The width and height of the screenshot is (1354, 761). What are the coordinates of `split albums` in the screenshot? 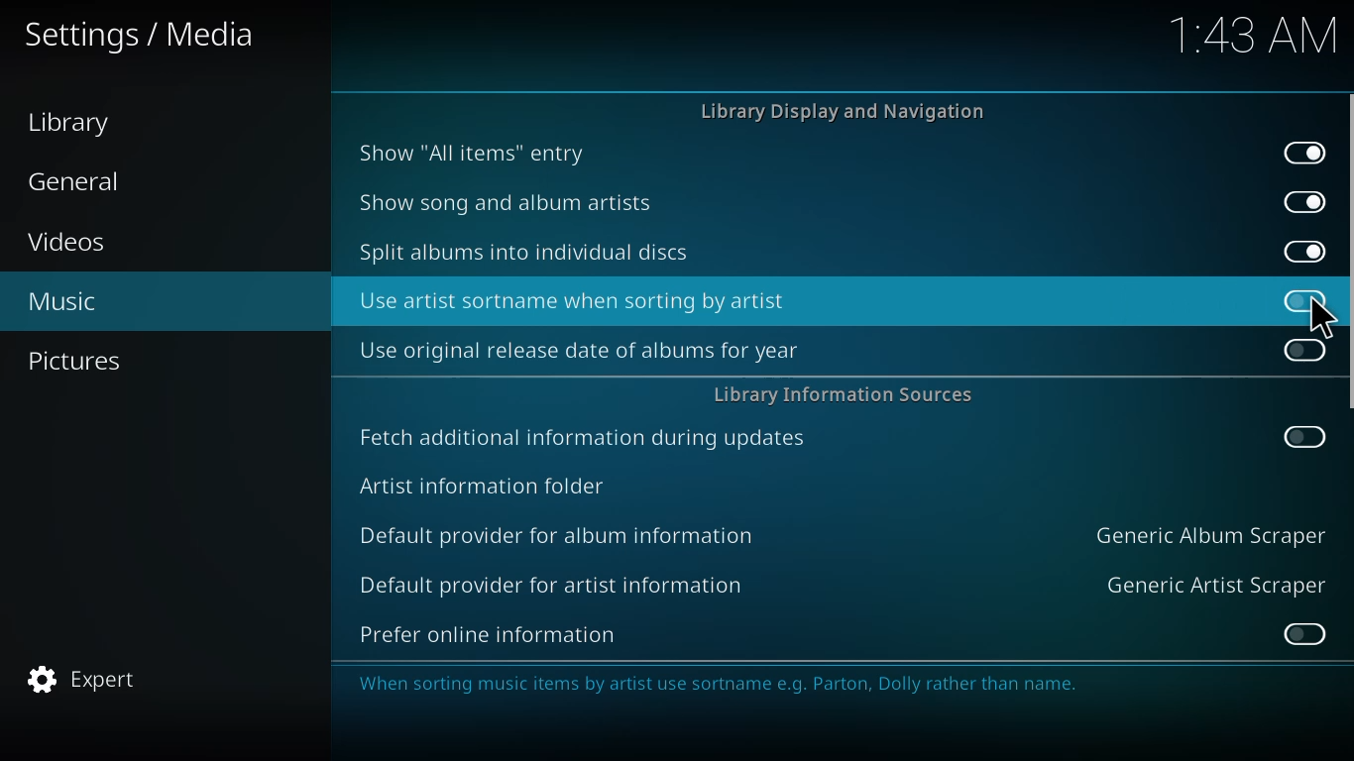 It's located at (525, 253).